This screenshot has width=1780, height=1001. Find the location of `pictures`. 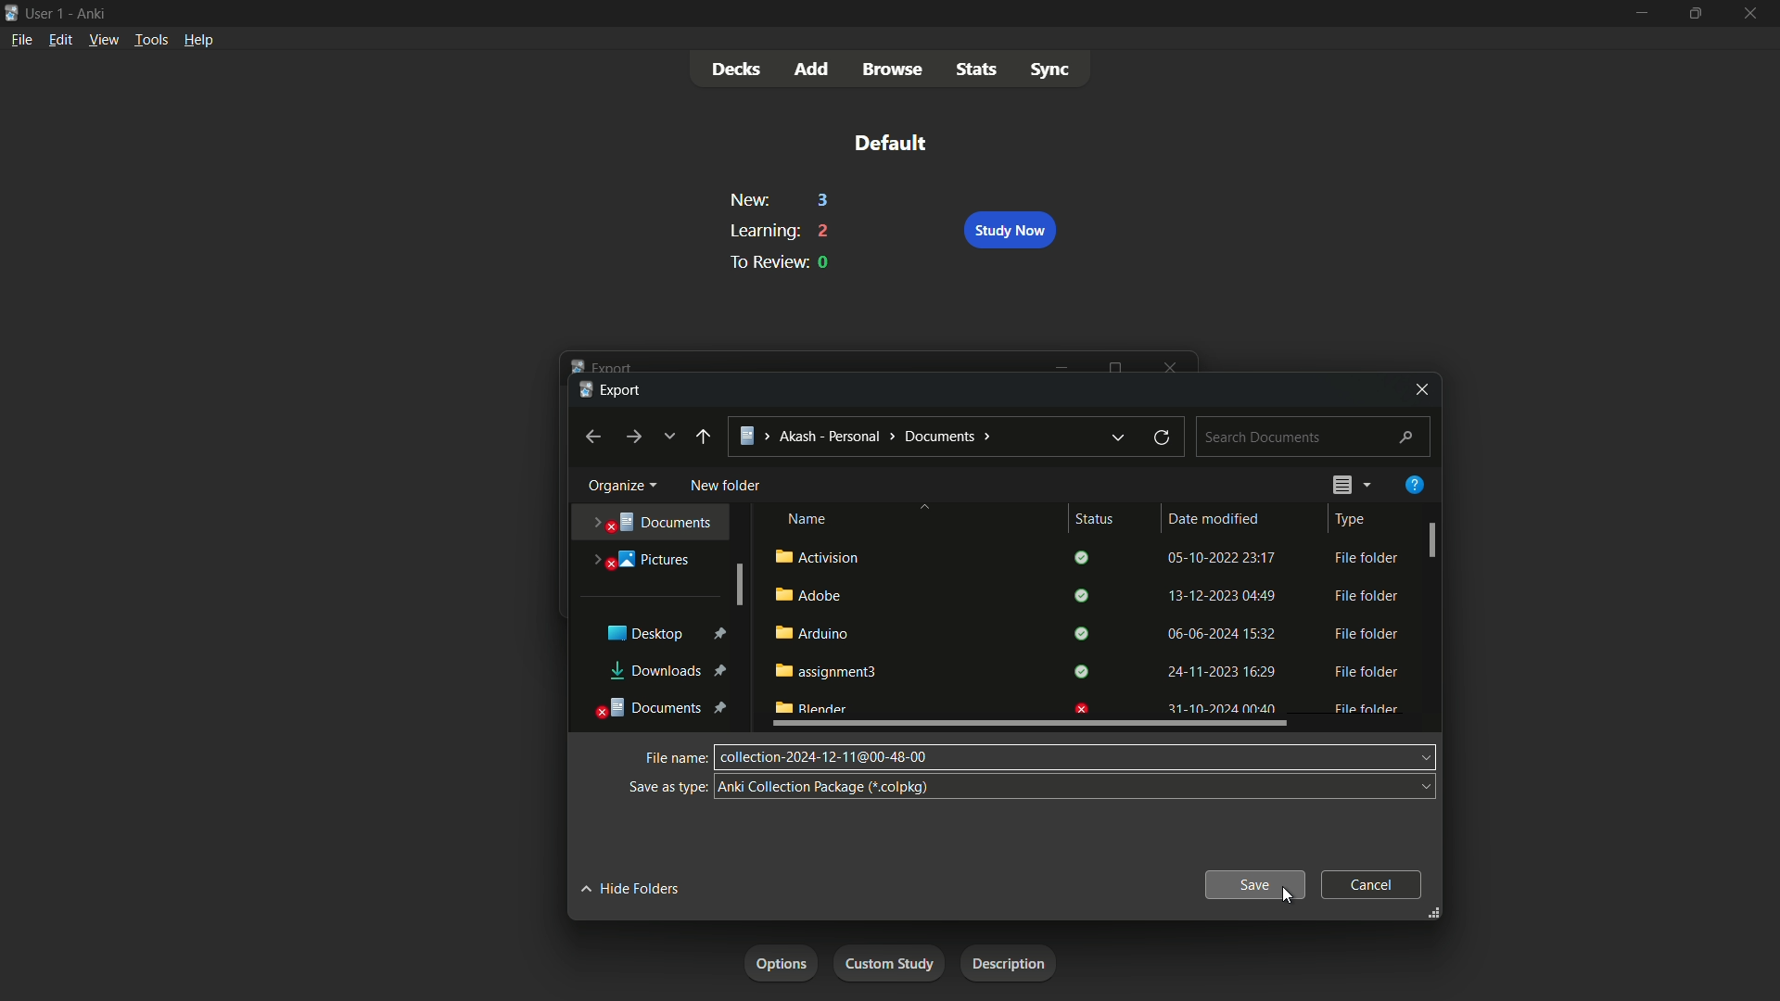

pictures is located at coordinates (643, 557).